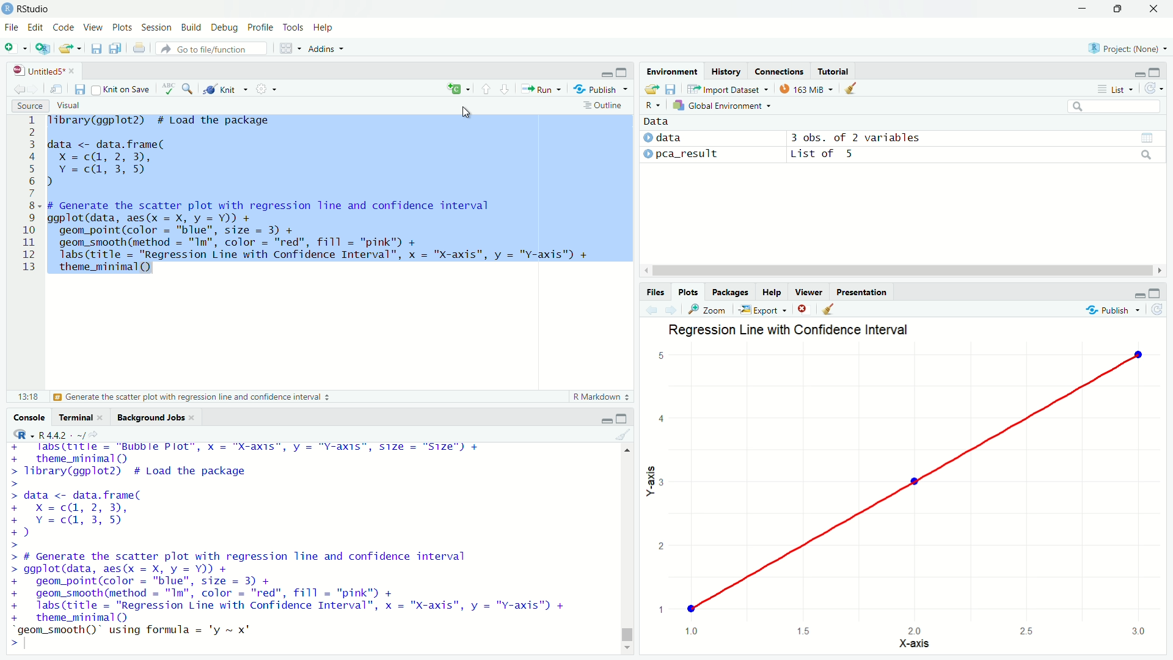 Image resolution: width=1173 pixels, height=660 pixels. I want to click on Save all open documents, so click(116, 48).